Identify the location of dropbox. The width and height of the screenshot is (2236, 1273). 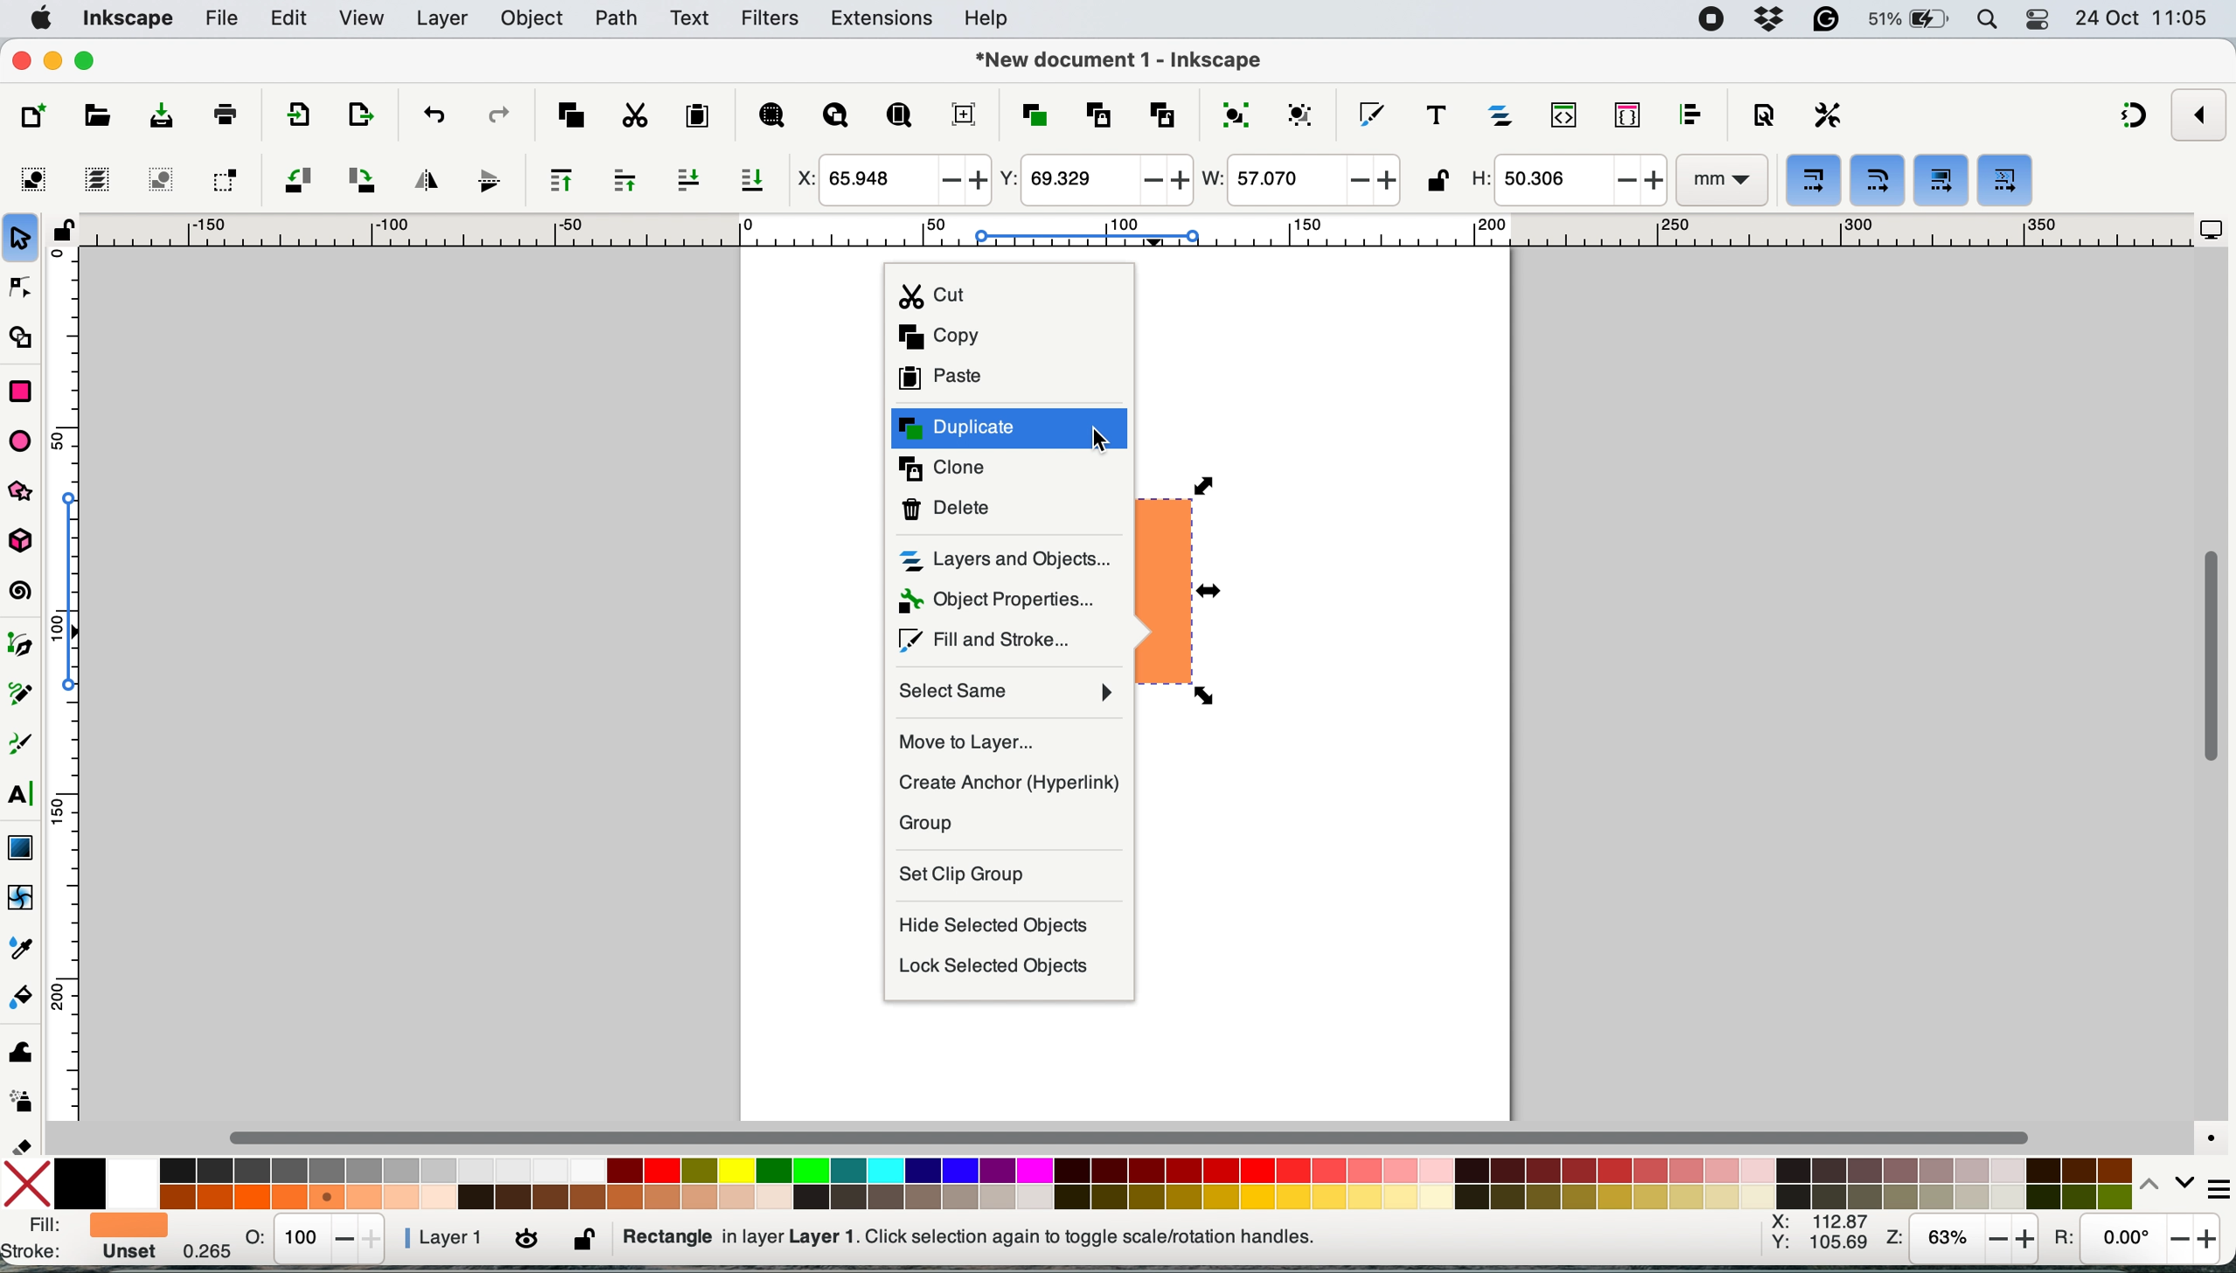
(1773, 19).